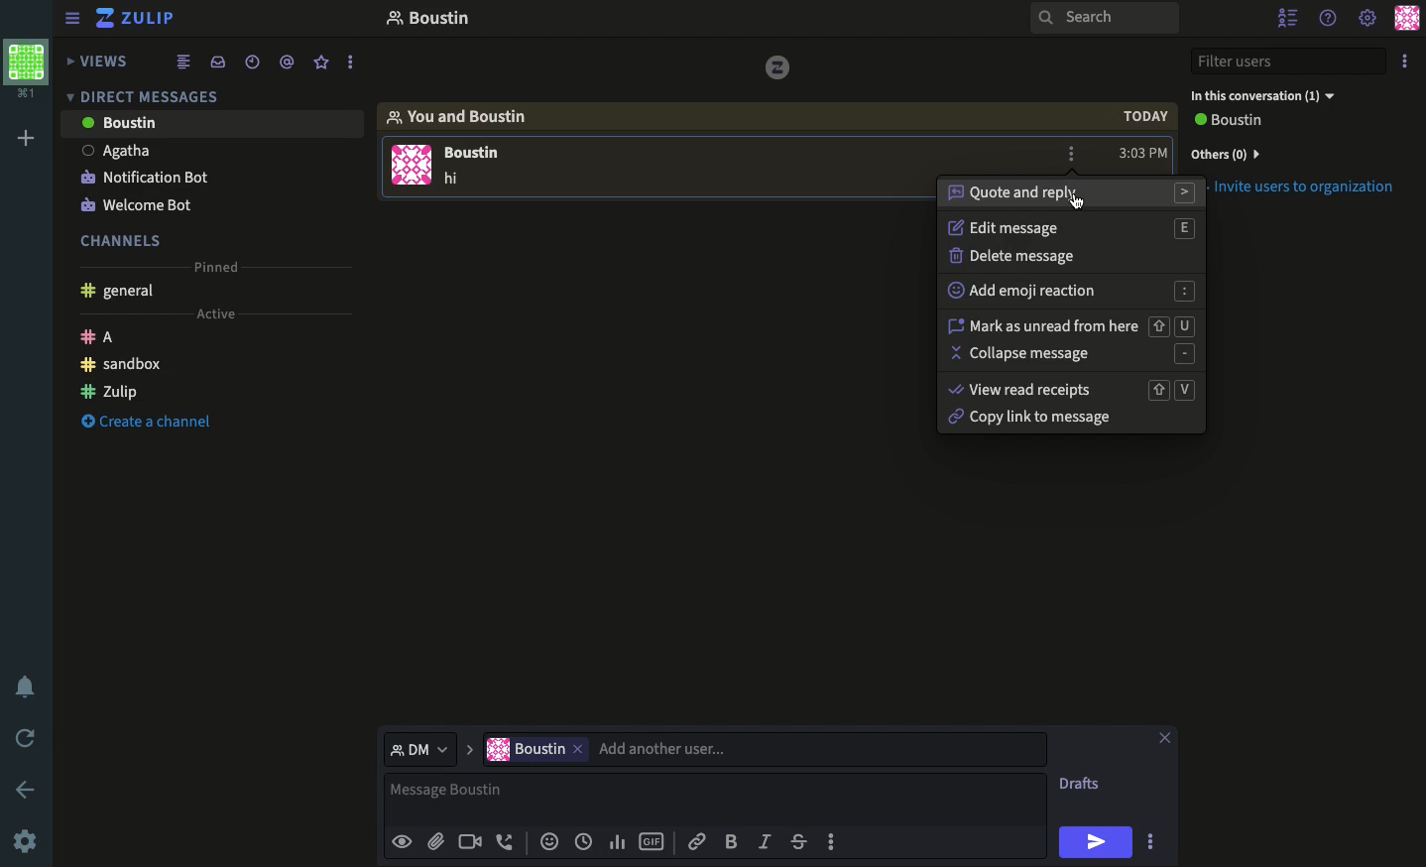 This screenshot has height=867, width=1426. Describe the element at coordinates (223, 313) in the screenshot. I see `Active` at that location.